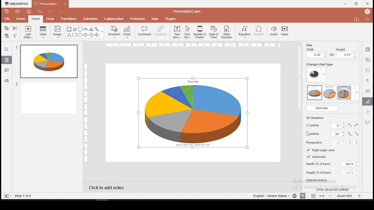  Describe the element at coordinates (316, 75) in the screenshot. I see `change chart type` at that location.